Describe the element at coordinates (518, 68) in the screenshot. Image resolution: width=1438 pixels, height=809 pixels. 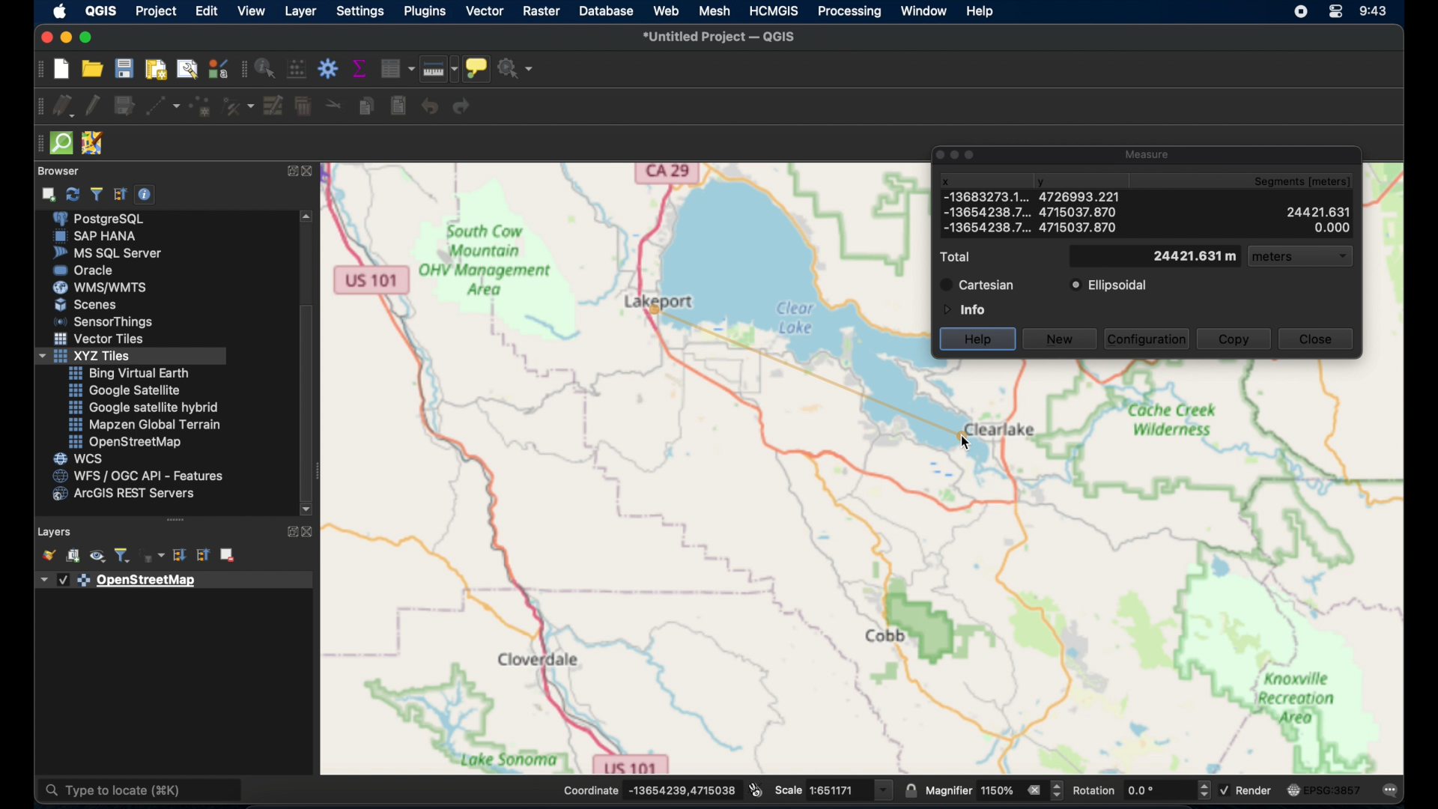
I see `no action selected` at that location.